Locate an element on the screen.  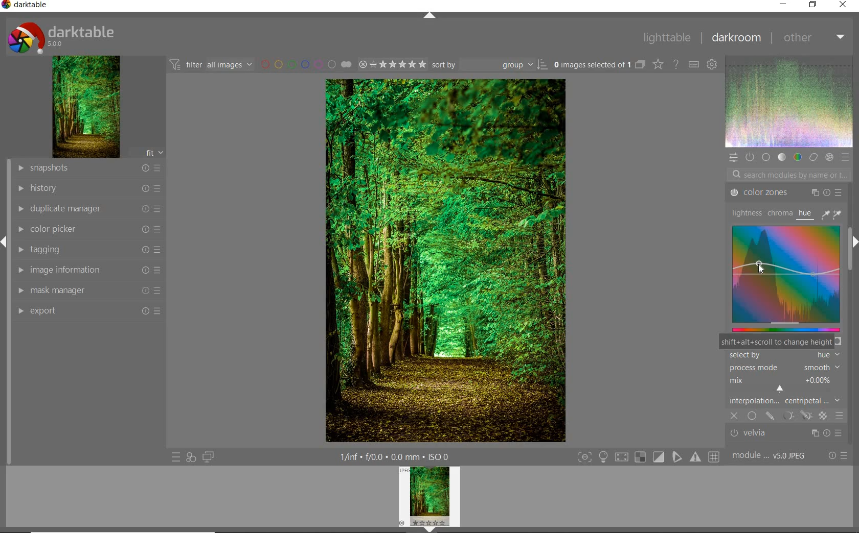
color picker tools is located at coordinates (834, 213).